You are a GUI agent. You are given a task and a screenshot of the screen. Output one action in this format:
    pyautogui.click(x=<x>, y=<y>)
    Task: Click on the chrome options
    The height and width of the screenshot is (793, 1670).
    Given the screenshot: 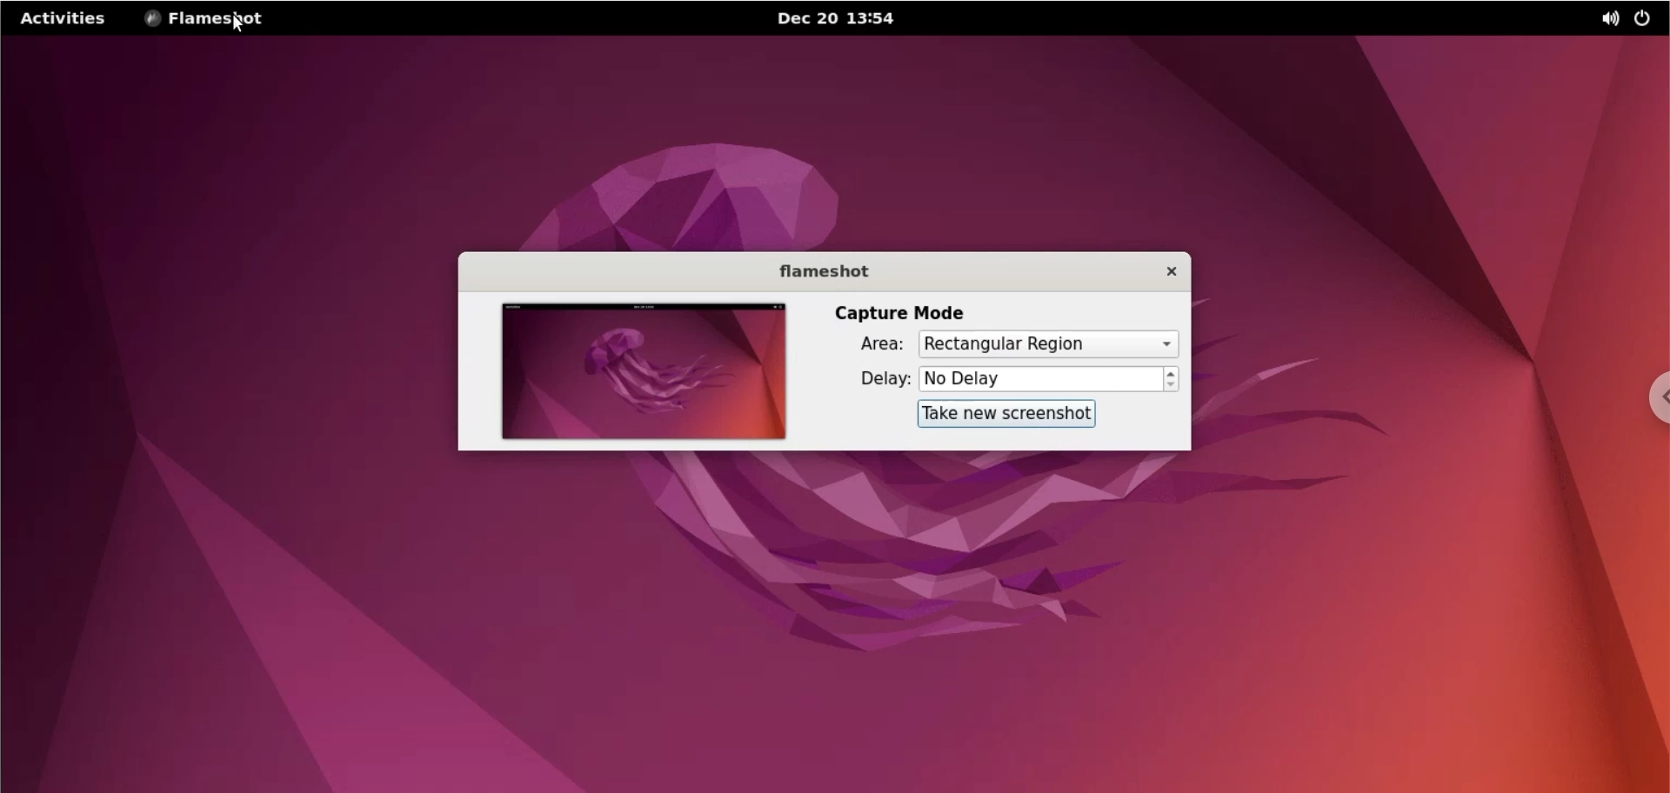 What is the action you would take?
    pyautogui.click(x=1654, y=396)
    